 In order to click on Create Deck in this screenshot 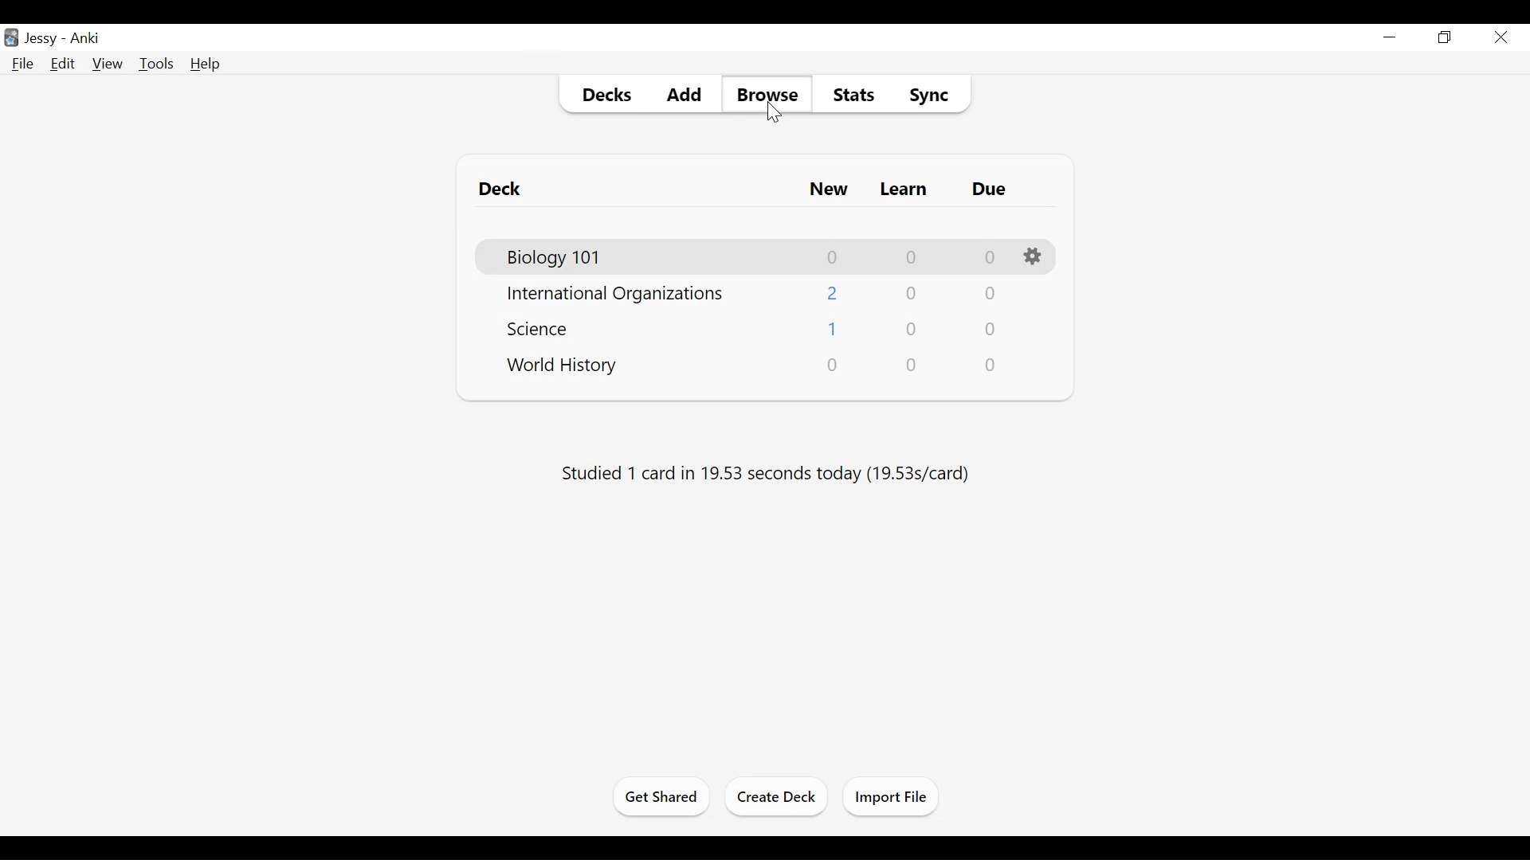, I will do `click(776, 799)`.